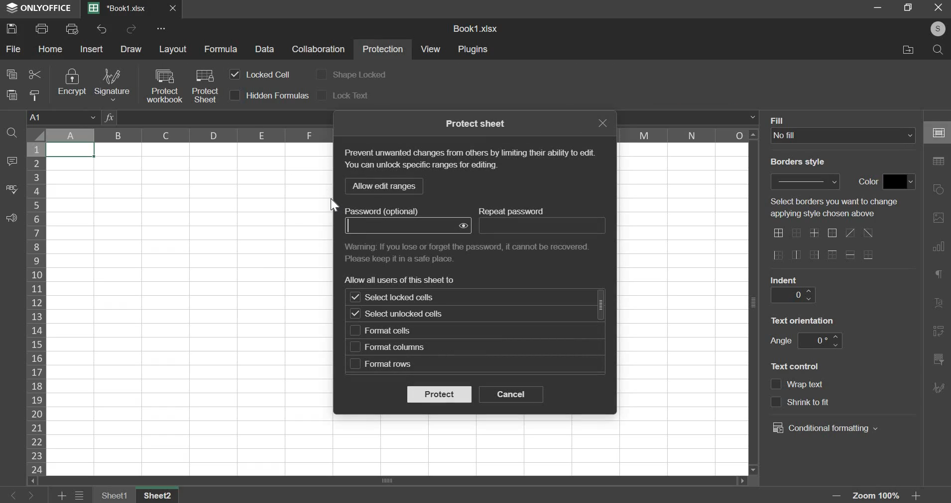 The image size is (951, 503). I want to click on format columns, so click(396, 347).